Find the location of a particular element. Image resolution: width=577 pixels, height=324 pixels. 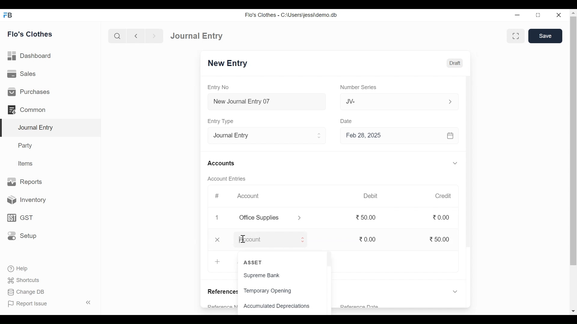

Navigate Back is located at coordinates (136, 36).